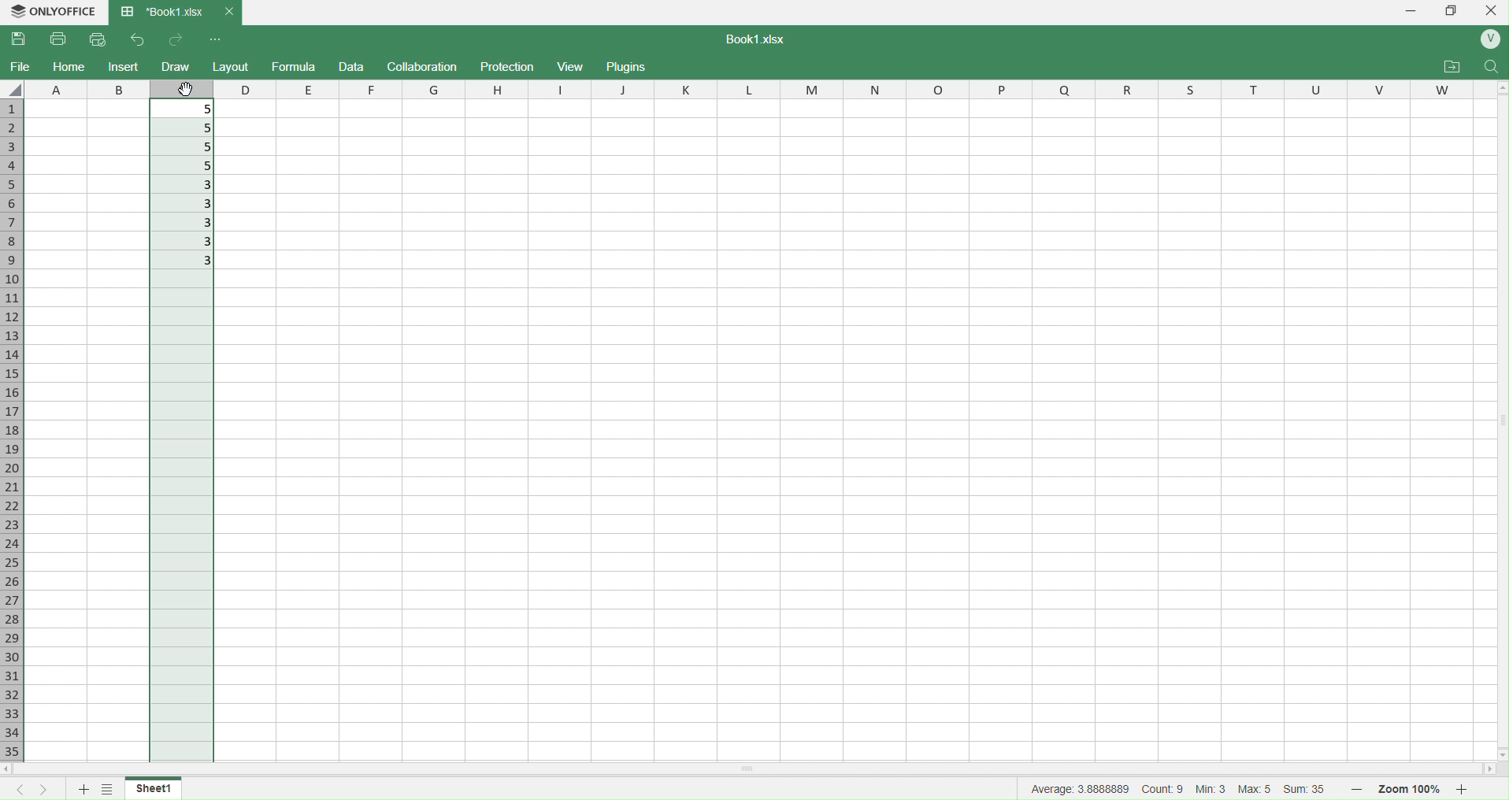 This screenshot has height=800, width=1509. Describe the element at coordinates (423, 66) in the screenshot. I see `Collaboration` at that location.